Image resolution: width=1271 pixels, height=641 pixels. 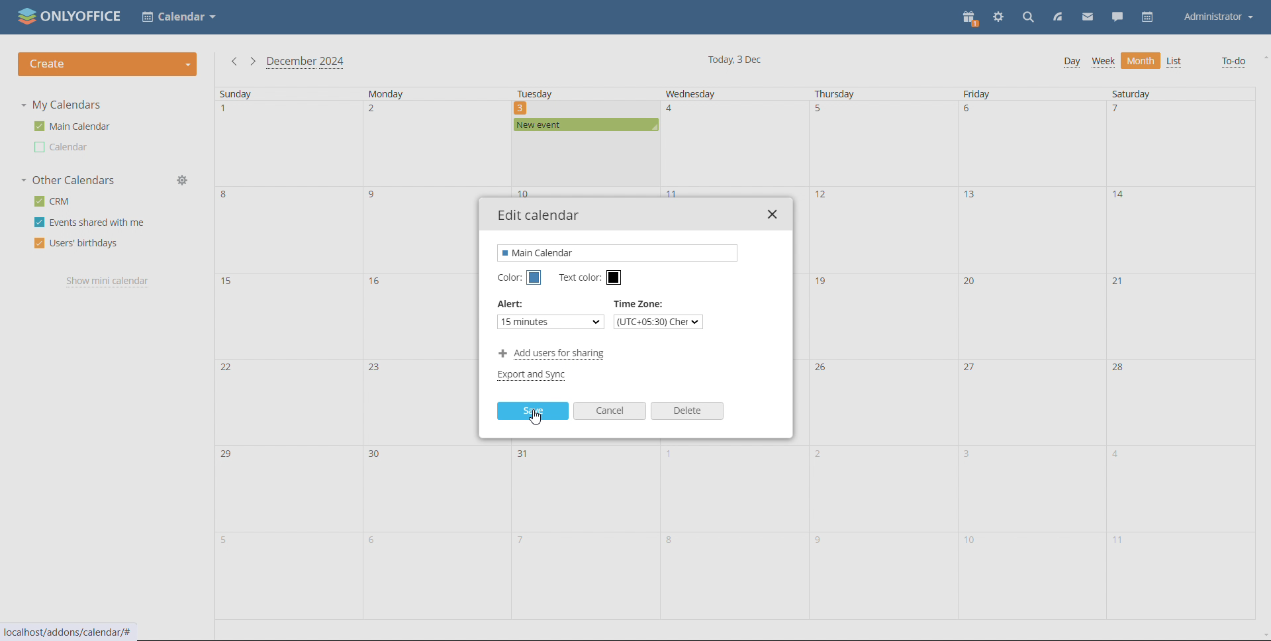 What do you see at coordinates (1141, 61) in the screenshot?
I see `month view` at bounding box center [1141, 61].